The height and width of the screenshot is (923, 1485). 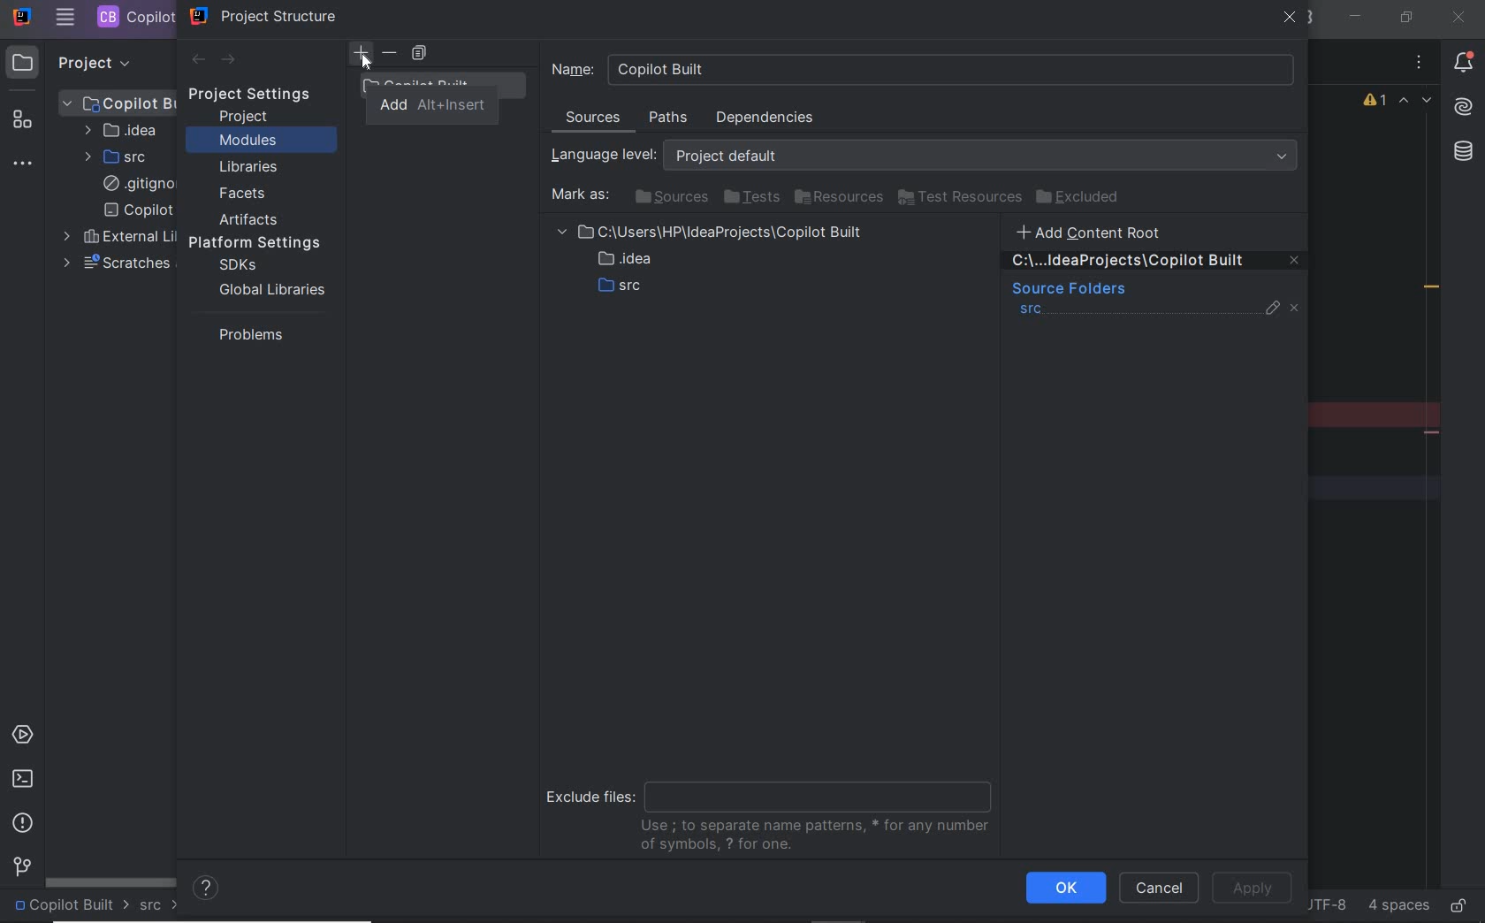 I want to click on PROJECT FILE NAME, so click(x=133, y=17).